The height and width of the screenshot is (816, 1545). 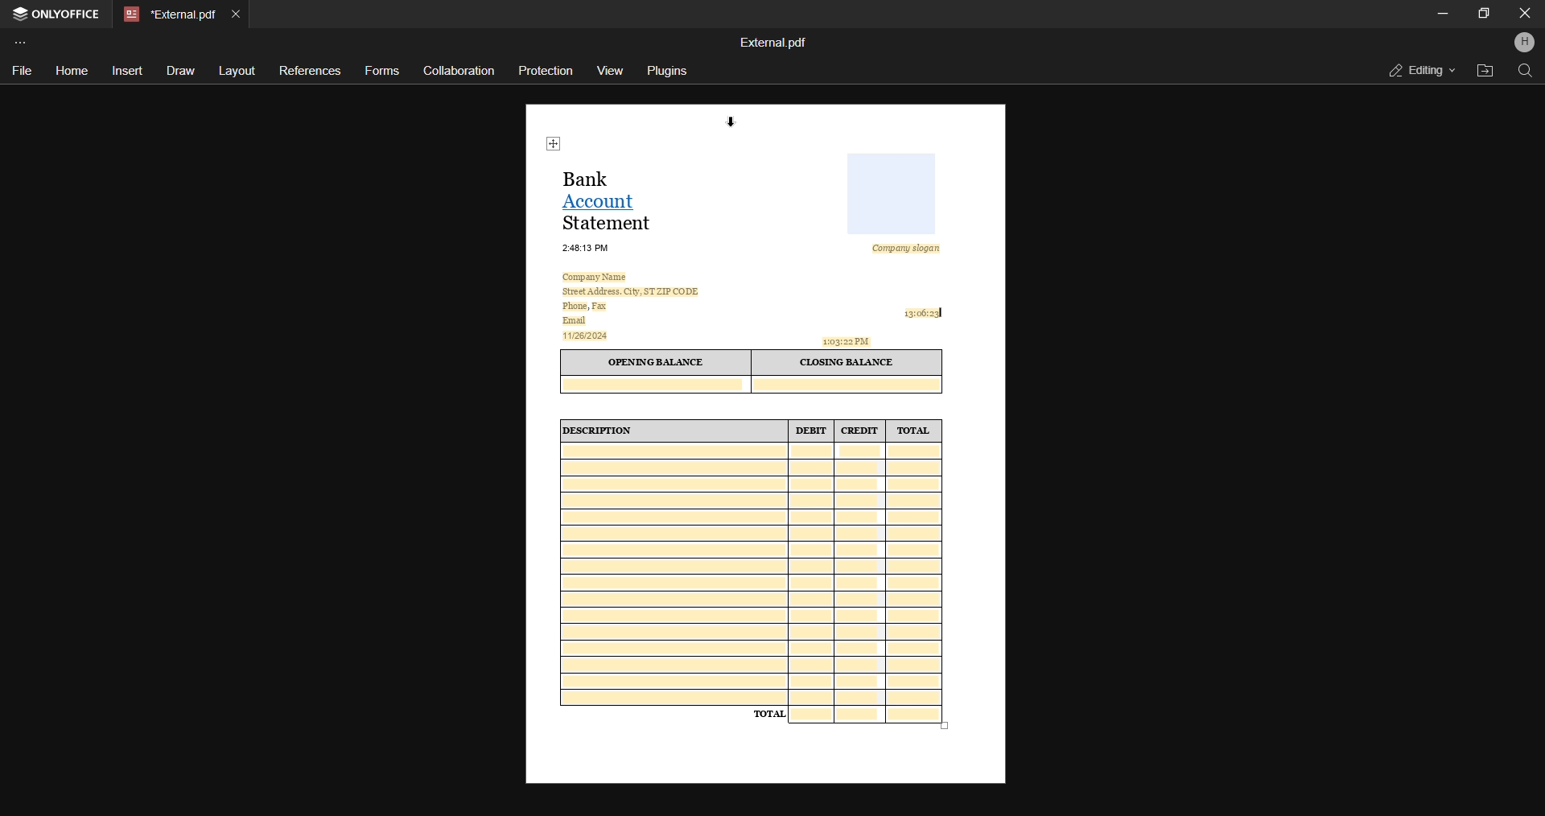 I want to click on home, so click(x=70, y=72).